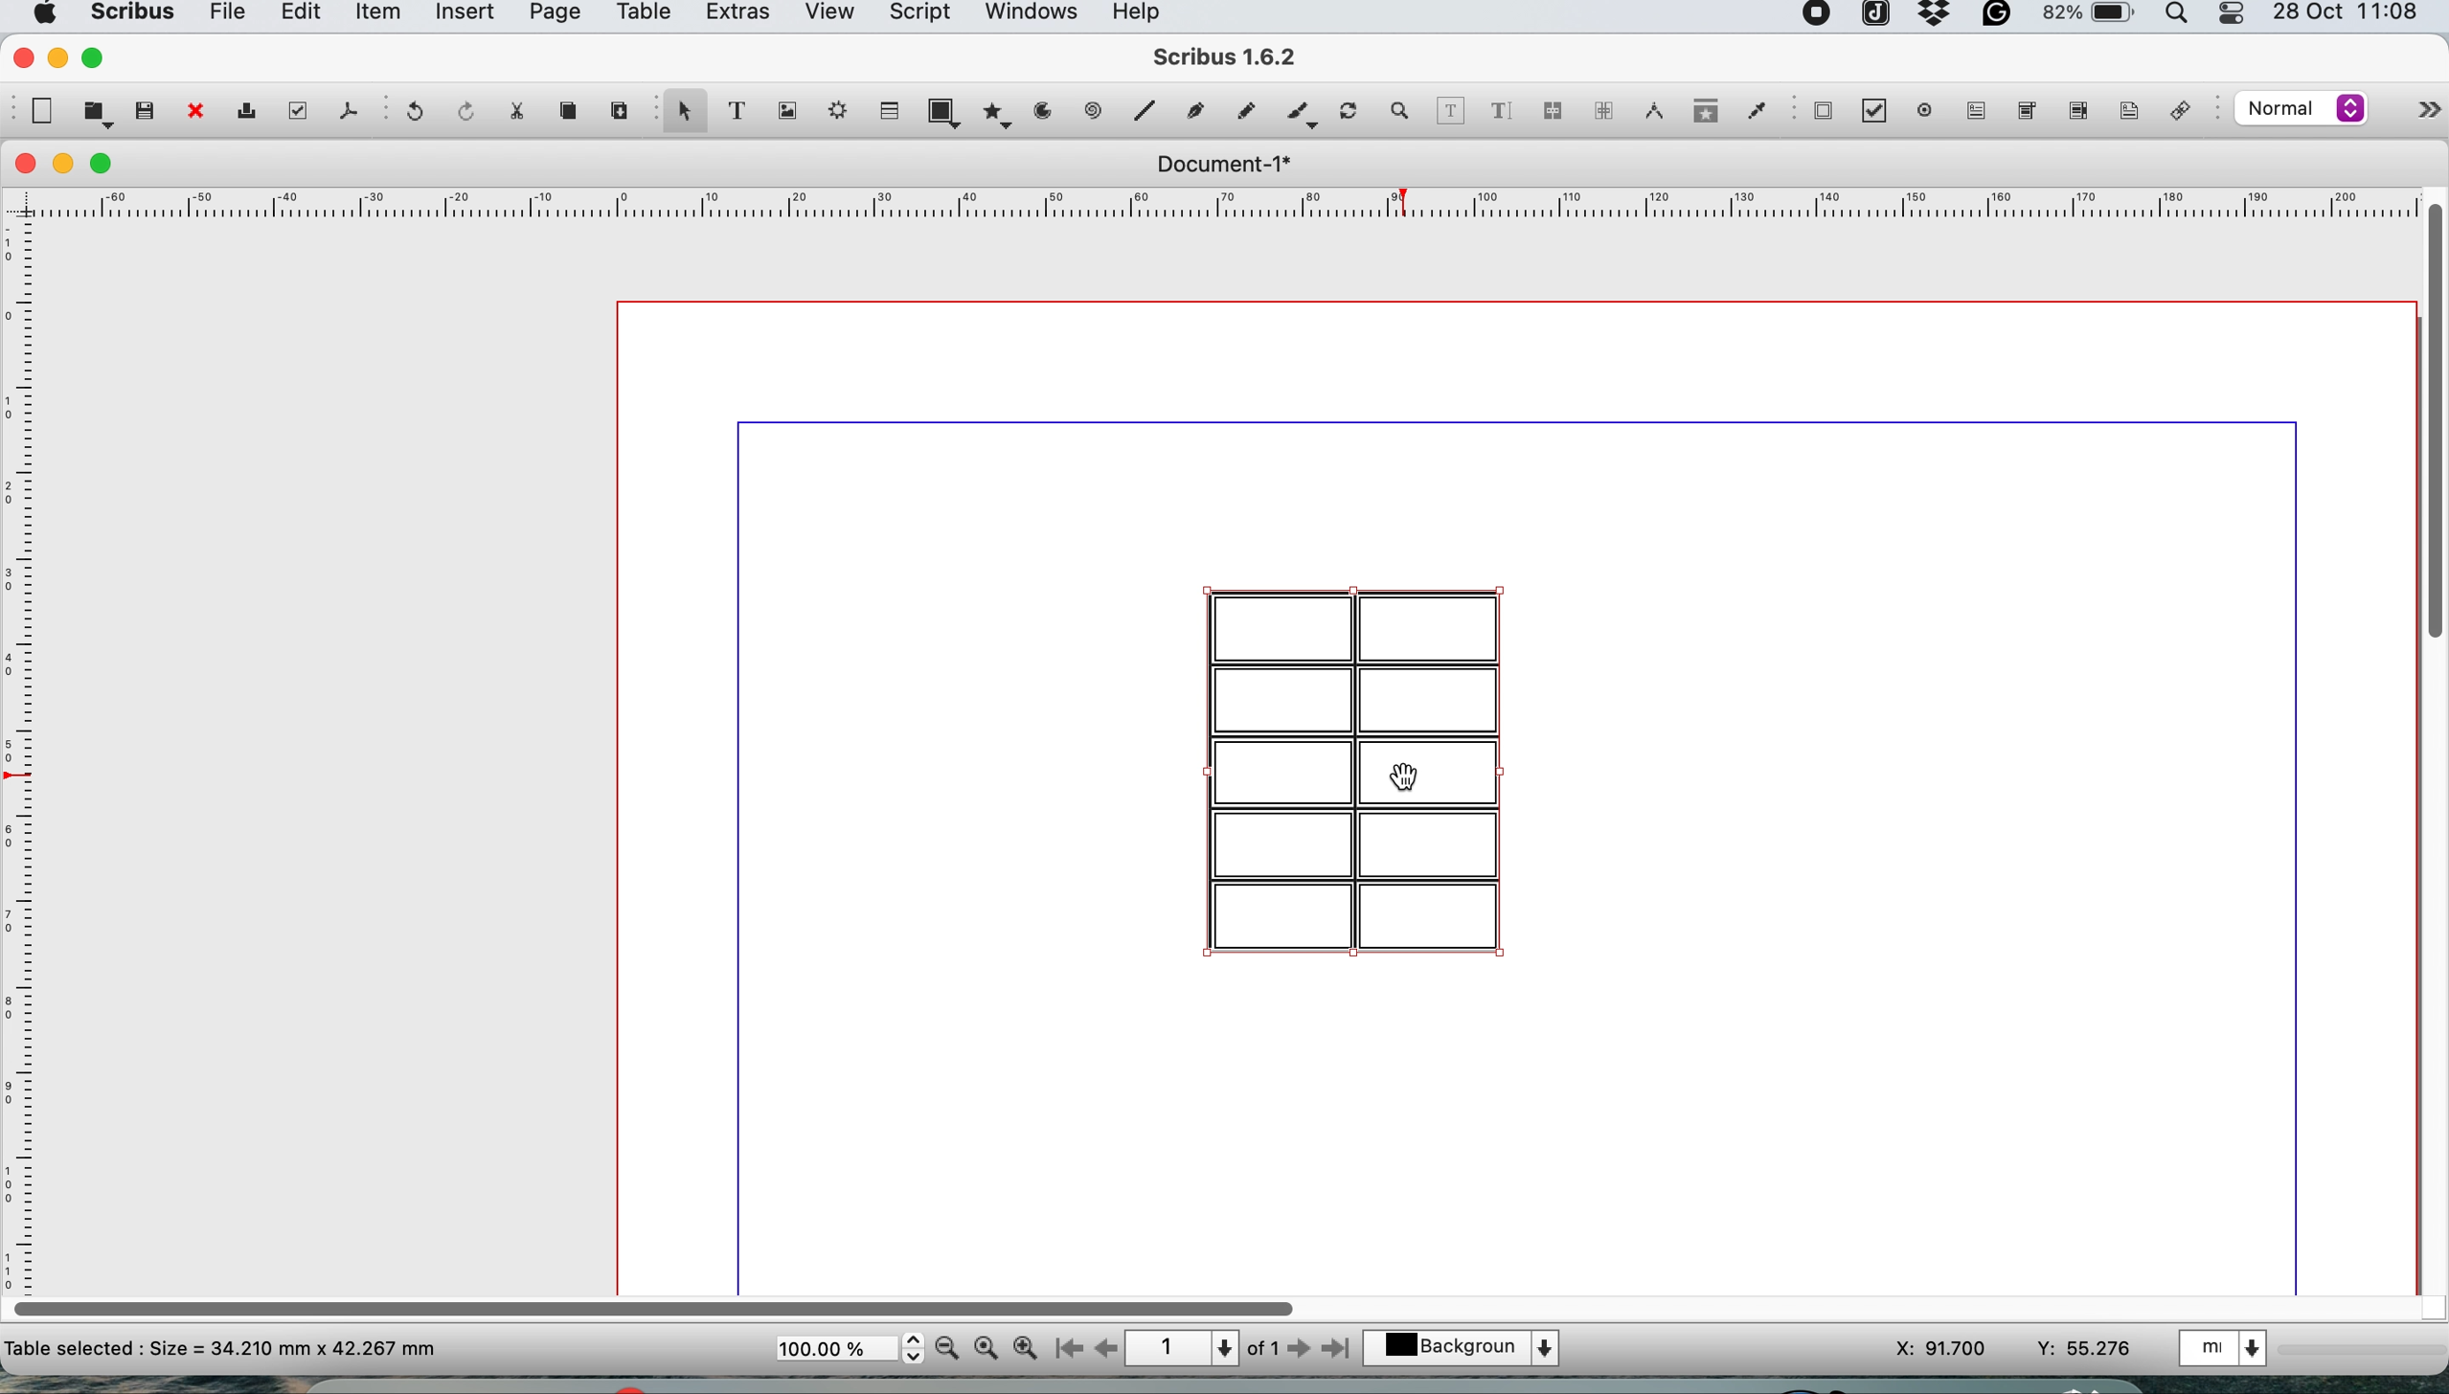 This screenshot has width=2449, height=1394. Describe the element at coordinates (660, 1302) in the screenshot. I see `horizontal scroll bar` at that location.